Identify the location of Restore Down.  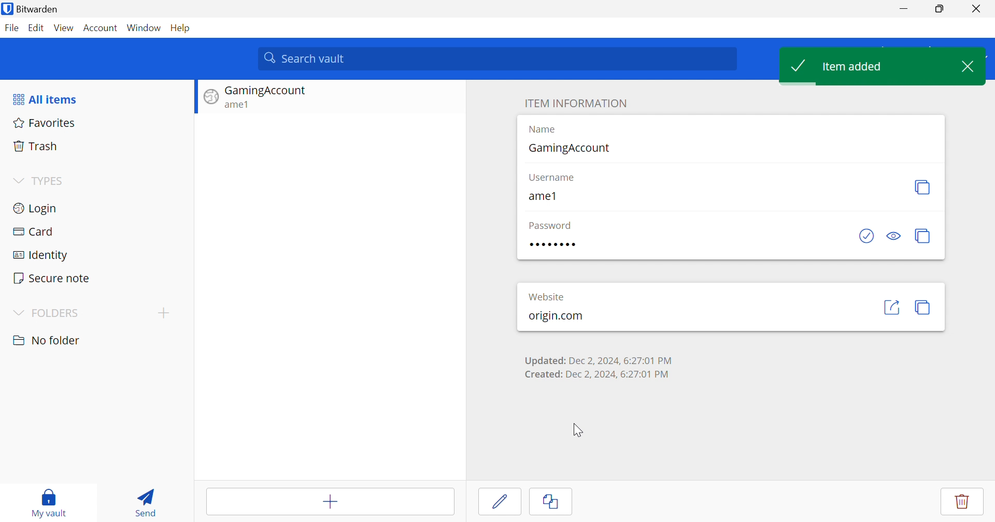
(941, 9).